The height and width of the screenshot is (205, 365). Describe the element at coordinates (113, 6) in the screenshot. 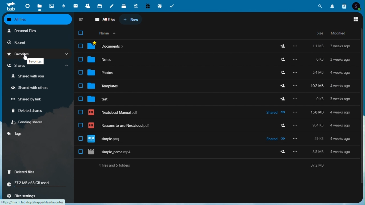

I see `notes` at that location.